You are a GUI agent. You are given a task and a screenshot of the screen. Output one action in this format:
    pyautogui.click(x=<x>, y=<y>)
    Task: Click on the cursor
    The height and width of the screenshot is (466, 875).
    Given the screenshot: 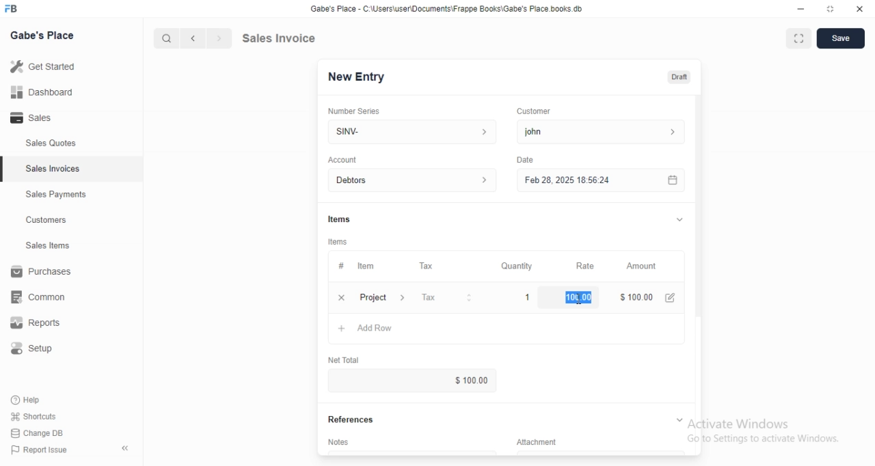 What is the action you would take?
    pyautogui.click(x=160, y=38)
    